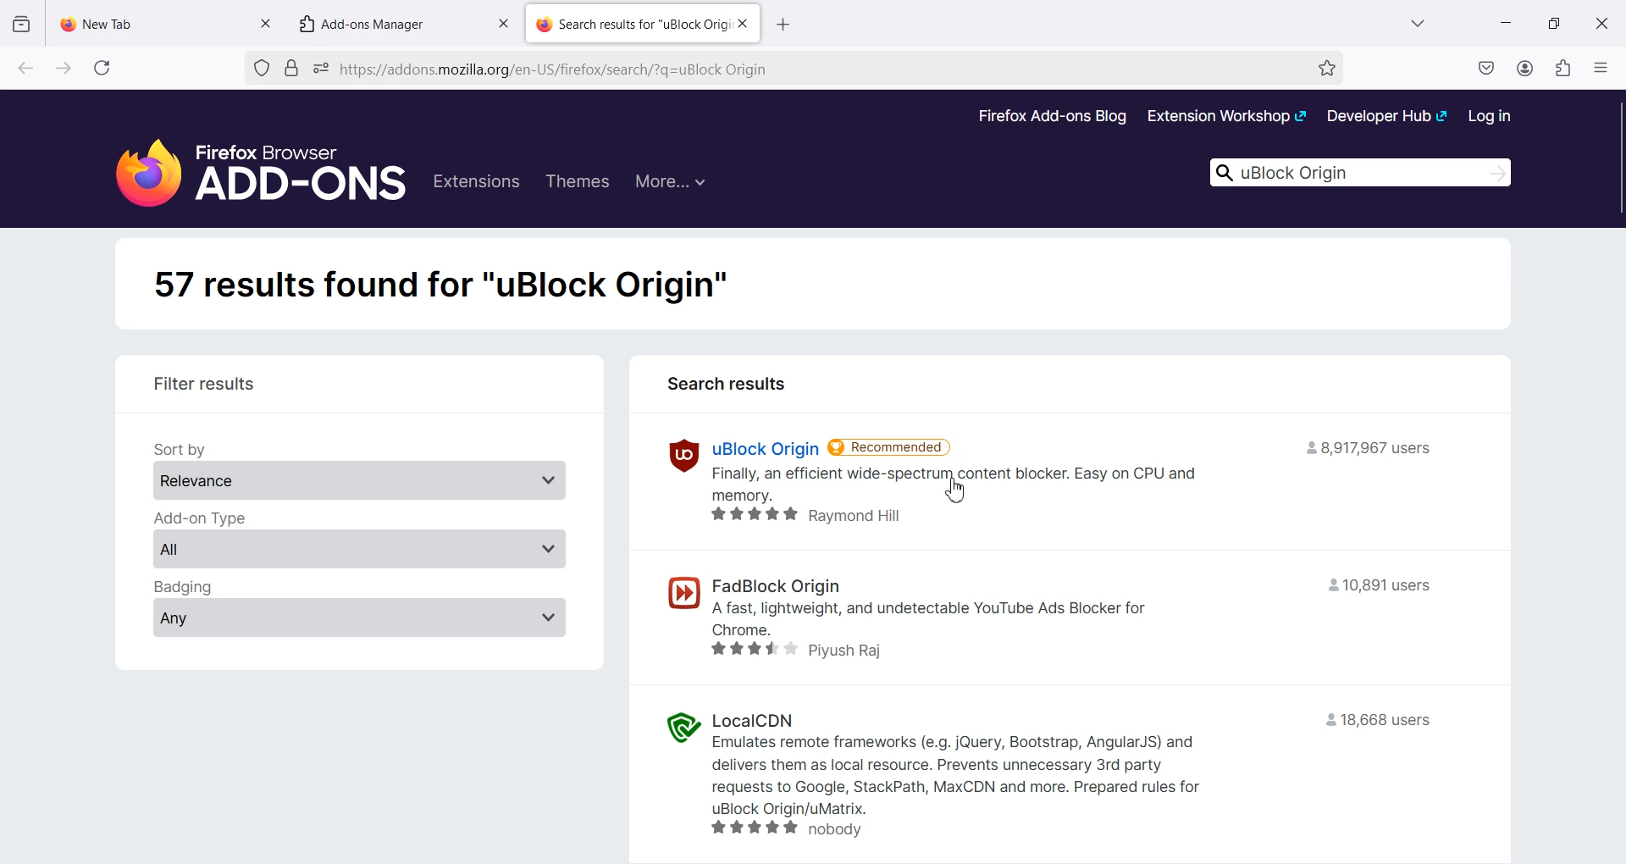  I want to click on Raymond Hill, so click(860, 517).